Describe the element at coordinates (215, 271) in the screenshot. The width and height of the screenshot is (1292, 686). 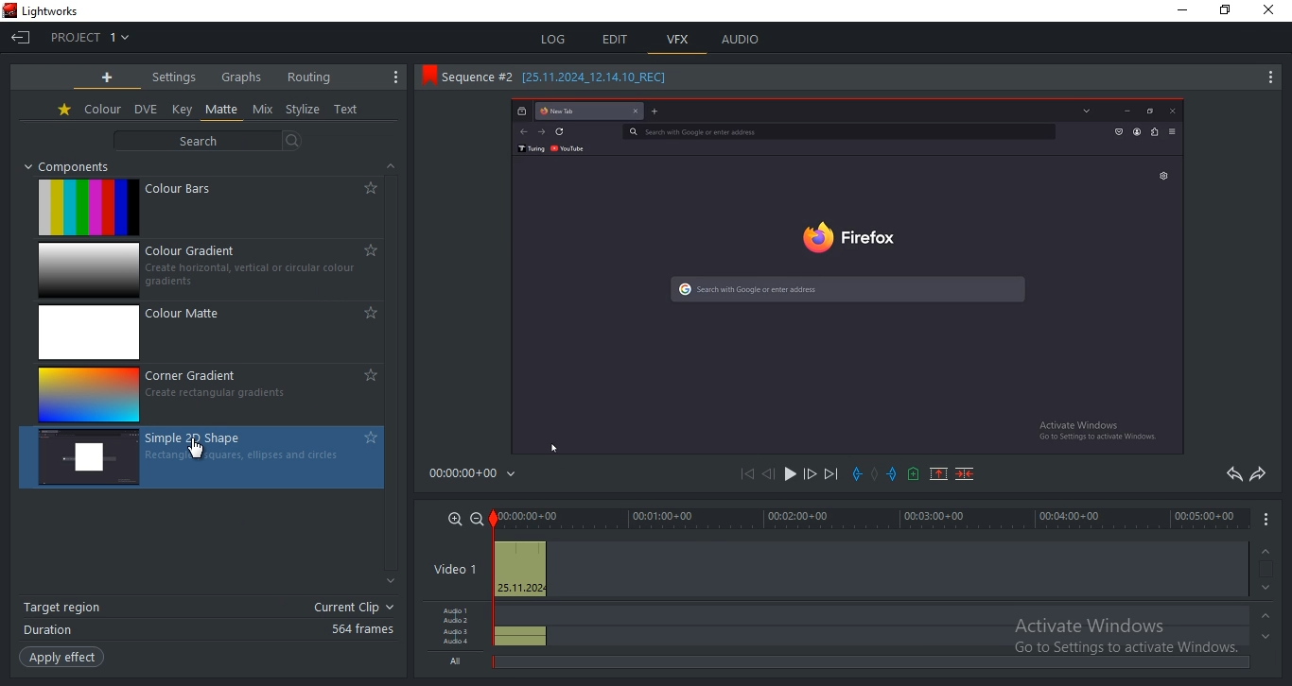
I see `colour gradient` at that location.